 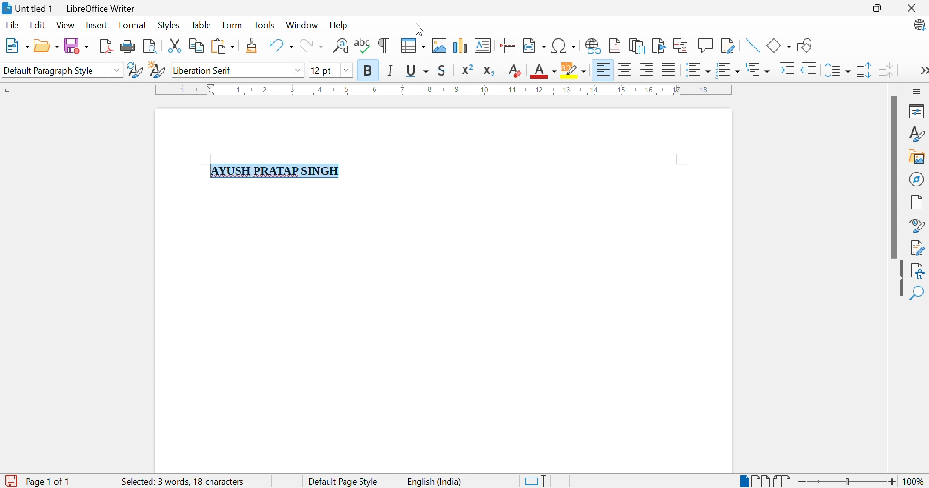 What do you see at coordinates (158, 70) in the screenshot?
I see `New Style From Selection` at bounding box center [158, 70].